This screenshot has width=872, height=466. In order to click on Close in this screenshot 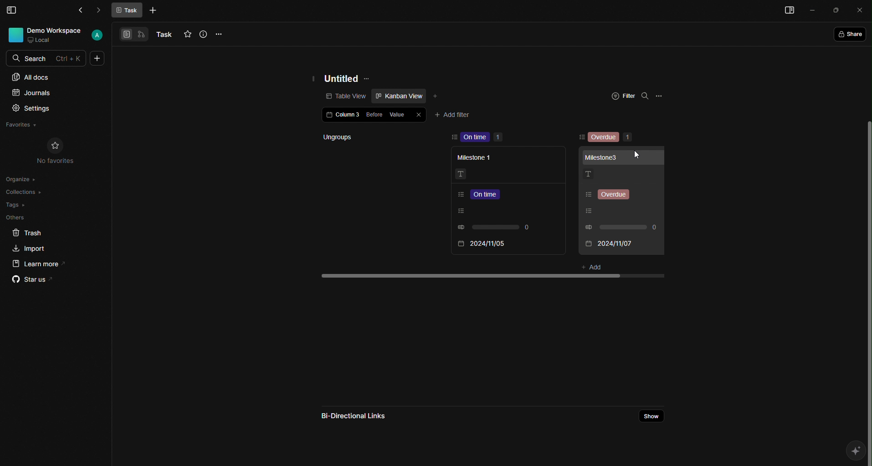, I will do `click(861, 9)`.